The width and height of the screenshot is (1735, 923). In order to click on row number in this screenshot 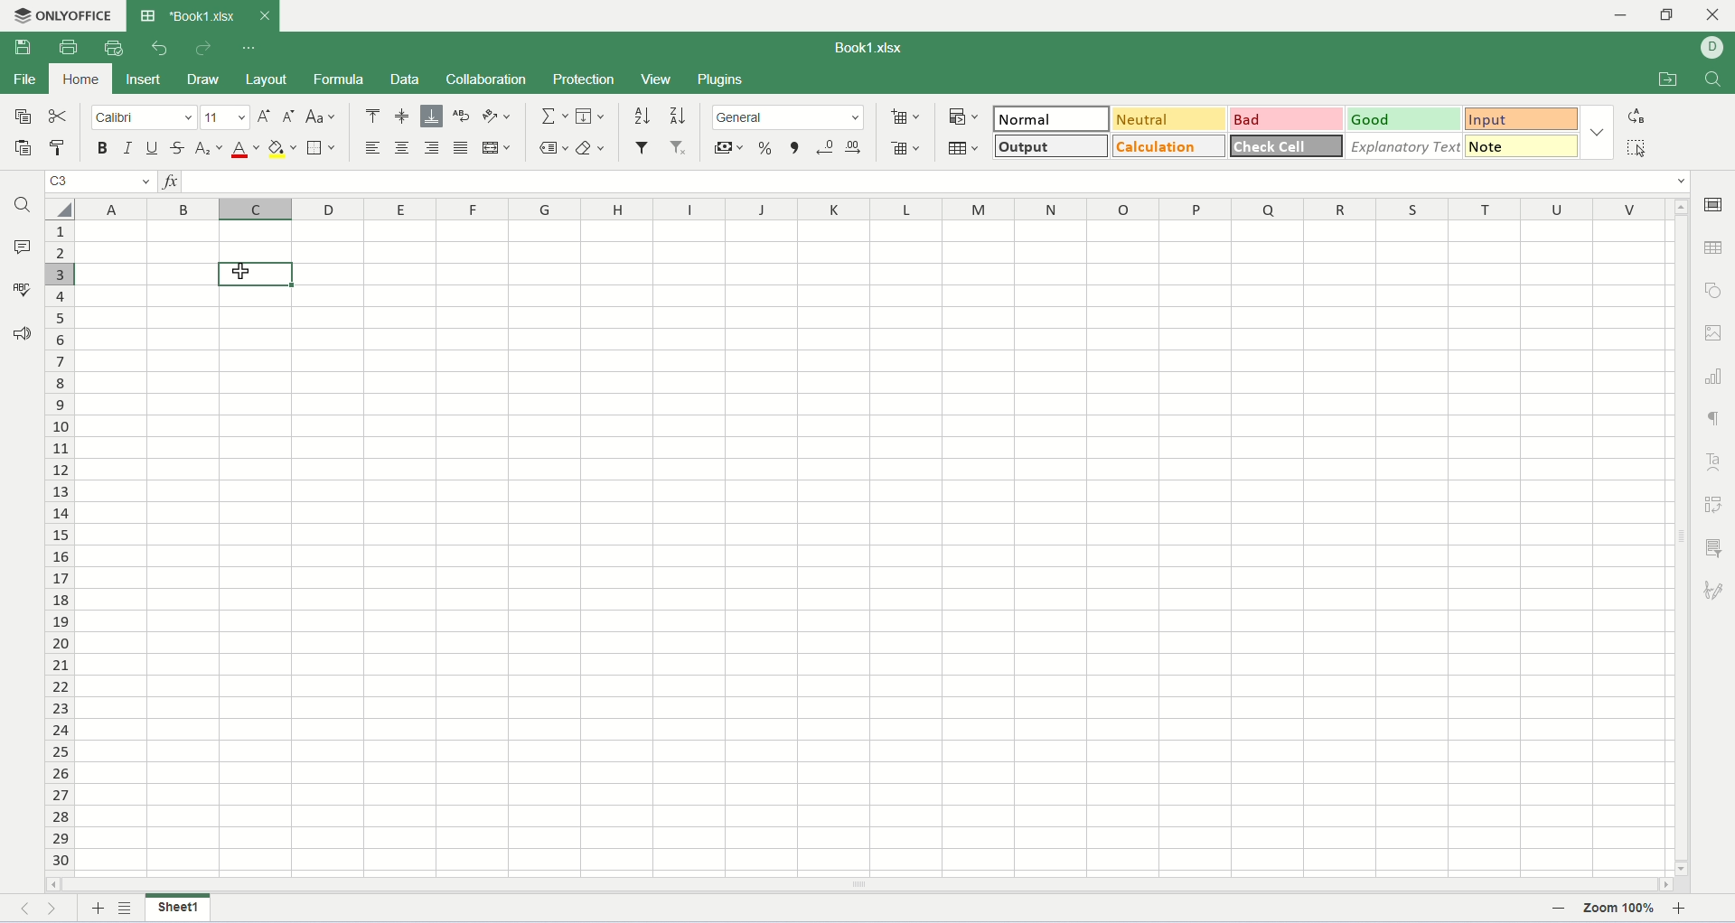, I will do `click(59, 545)`.